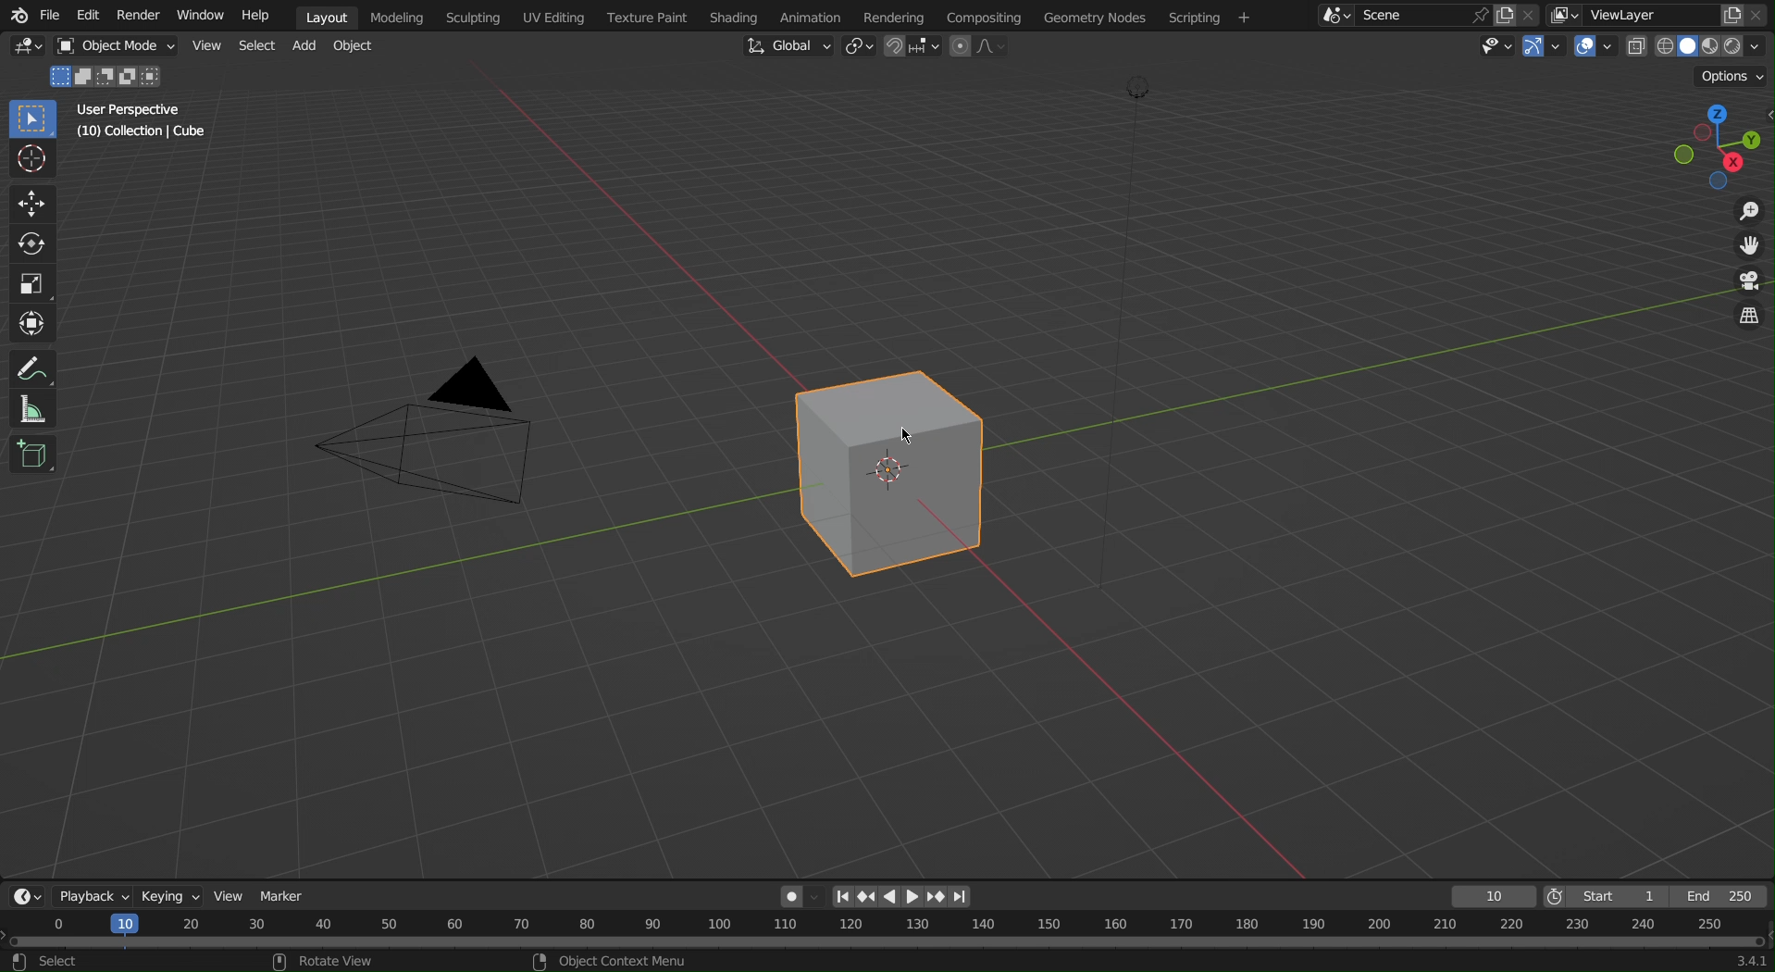 Image resolution: width=1775 pixels, height=972 pixels. I want to click on Measure, so click(31, 411).